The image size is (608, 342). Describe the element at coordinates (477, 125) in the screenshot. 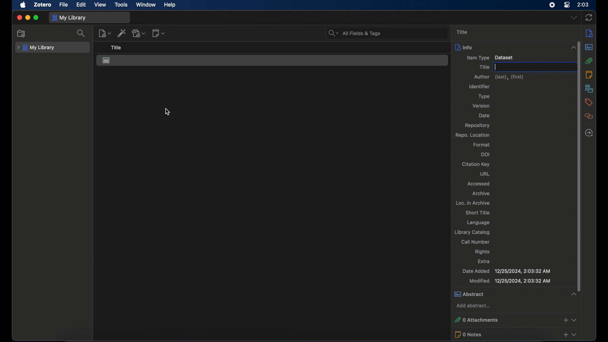

I see `repository` at that location.